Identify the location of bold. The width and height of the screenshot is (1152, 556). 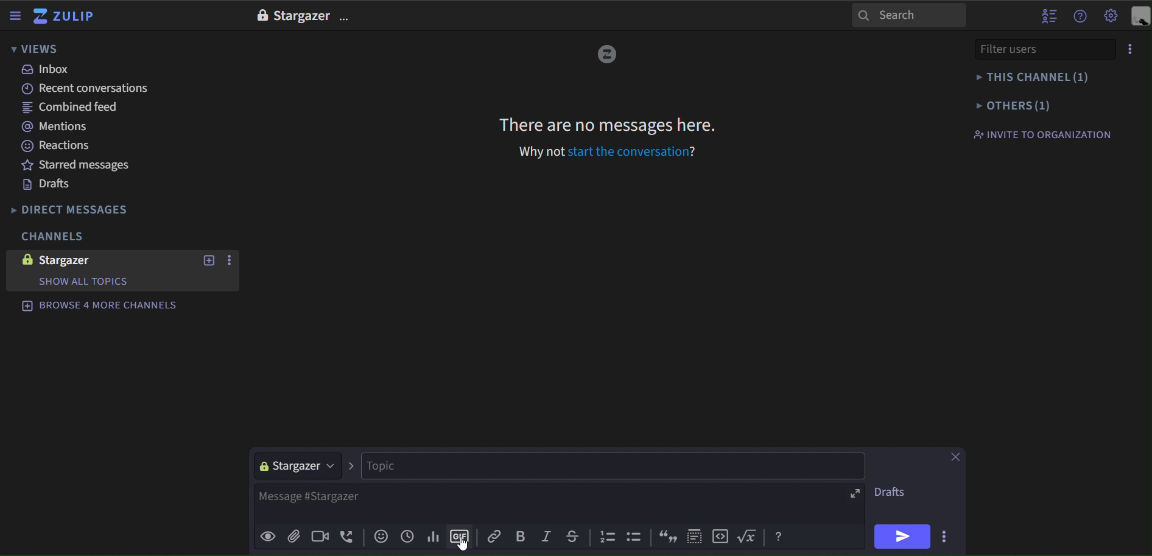
(520, 537).